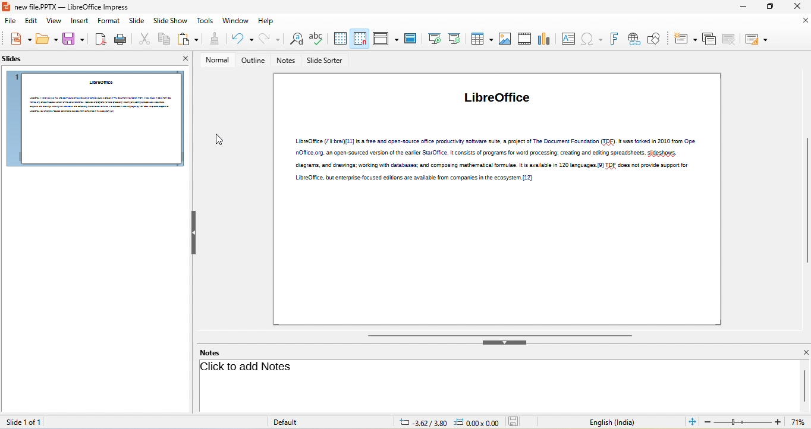  What do you see at coordinates (410, 39) in the screenshot?
I see `master slide` at bounding box center [410, 39].